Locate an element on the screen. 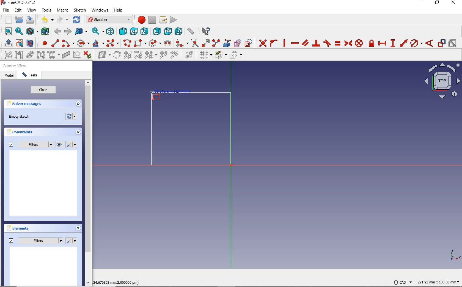 The image size is (462, 287). constrain symmetrical is located at coordinates (348, 43).